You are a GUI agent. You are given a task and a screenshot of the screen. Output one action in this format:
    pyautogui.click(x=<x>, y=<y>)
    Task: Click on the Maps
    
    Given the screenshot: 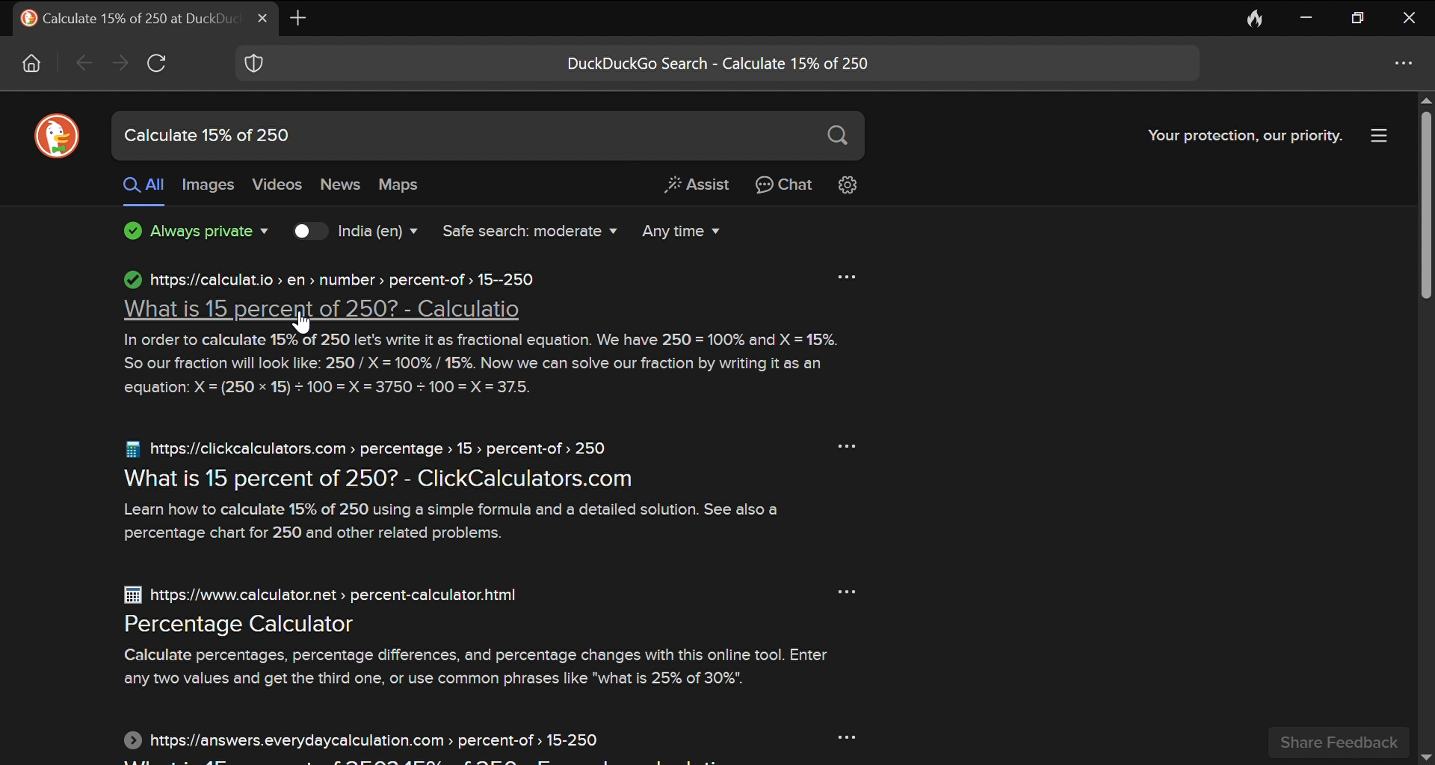 What is the action you would take?
    pyautogui.click(x=397, y=184)
    